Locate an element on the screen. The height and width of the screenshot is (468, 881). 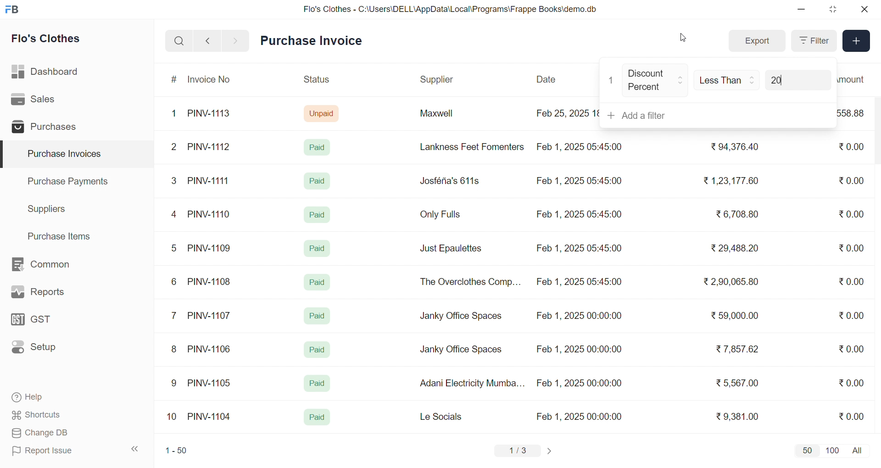
PINV-1107 is located at coordinates (211, 316).